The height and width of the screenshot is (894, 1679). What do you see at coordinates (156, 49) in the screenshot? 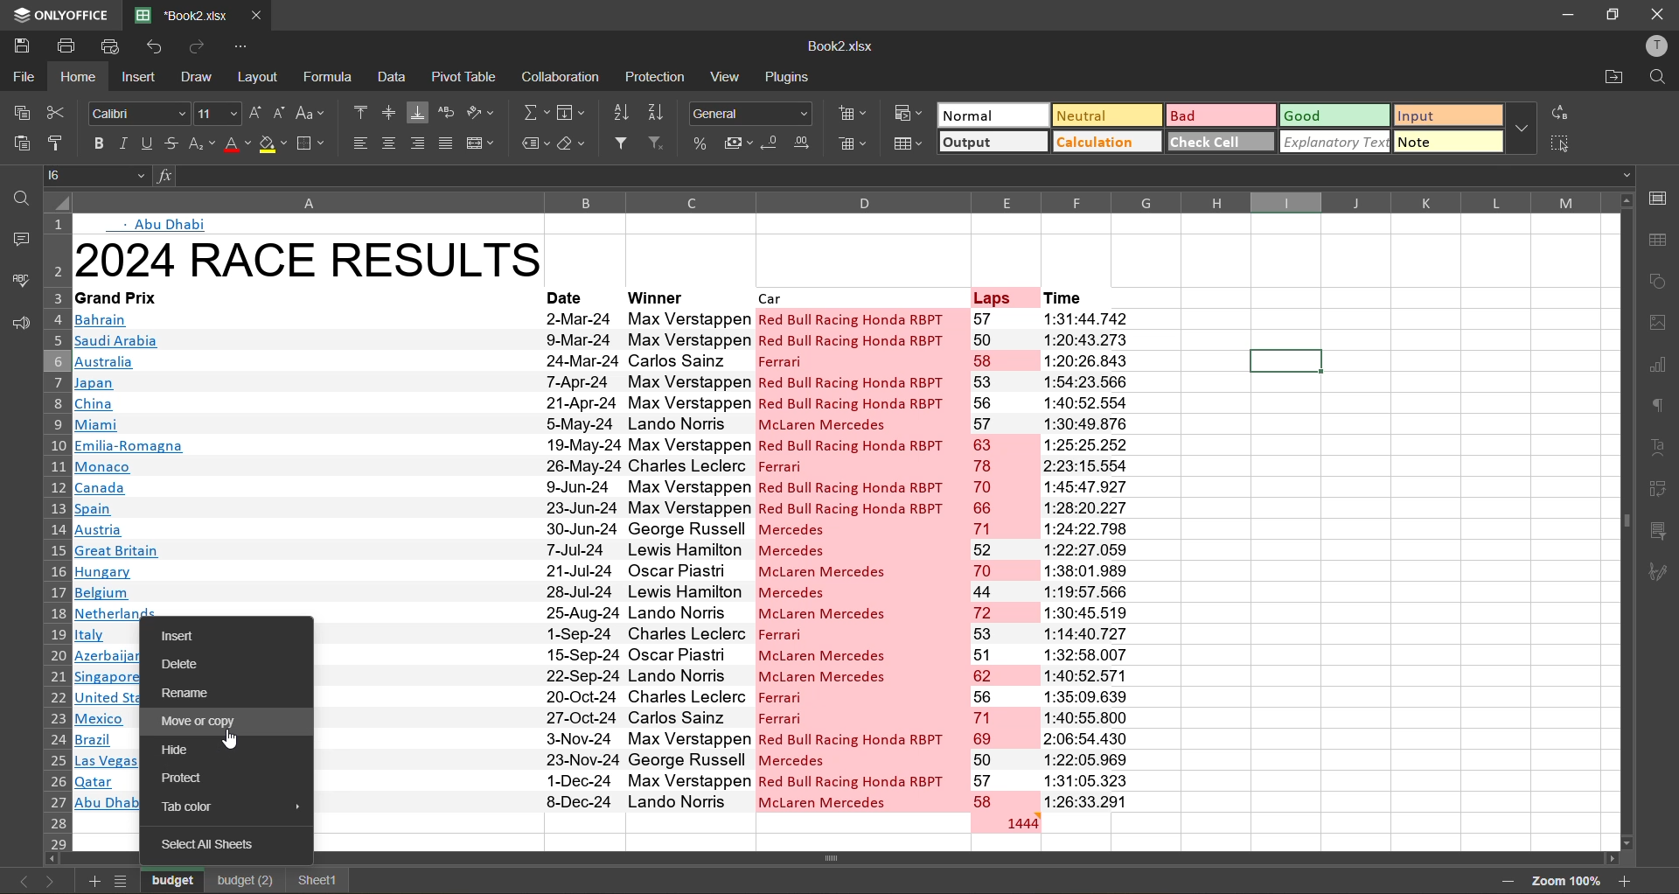
I see `undo` at bounding box center [156, 49].